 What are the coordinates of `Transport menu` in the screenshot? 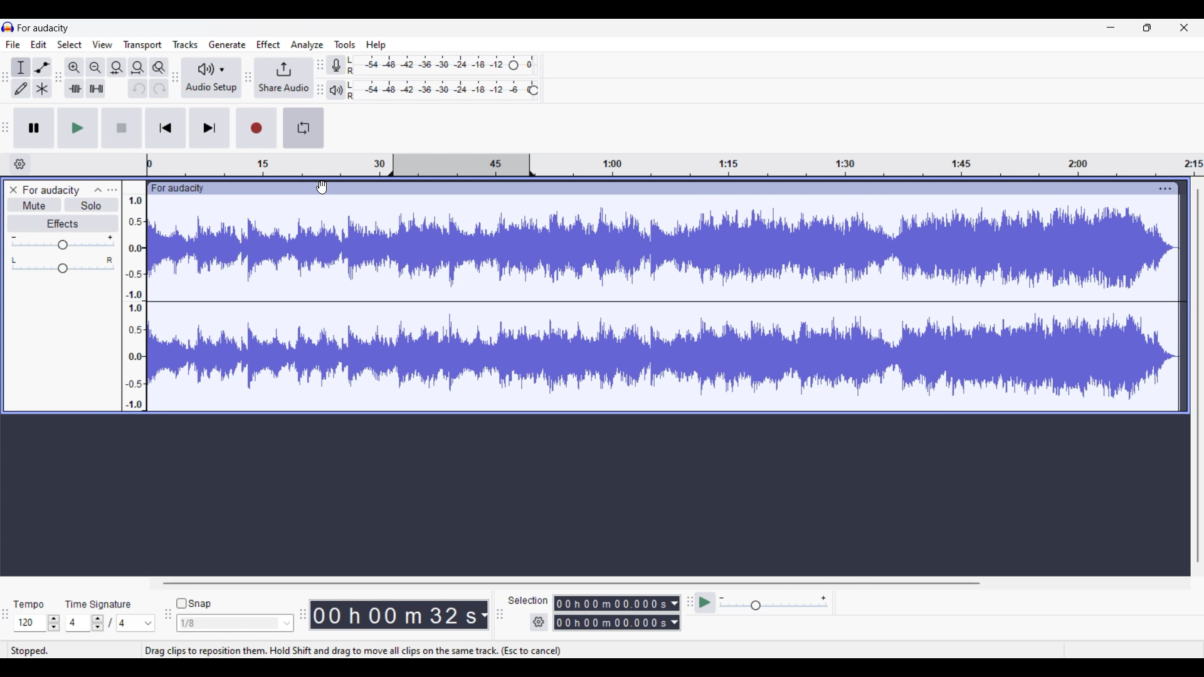 It's located at (143, 45).